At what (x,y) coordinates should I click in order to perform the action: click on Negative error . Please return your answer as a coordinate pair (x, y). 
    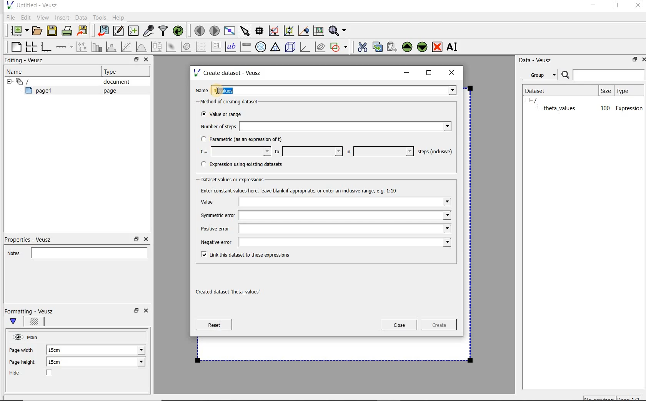
    Looking at the image, I should click on (324, 242).